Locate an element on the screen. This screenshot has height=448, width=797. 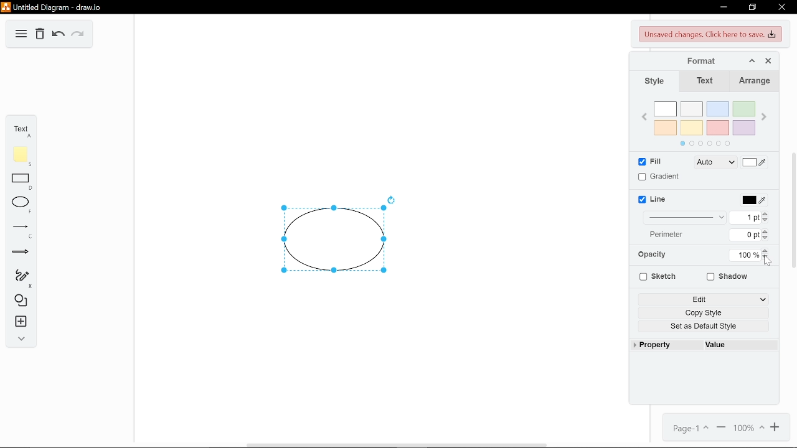
logo is located at coordinates (6, 7).